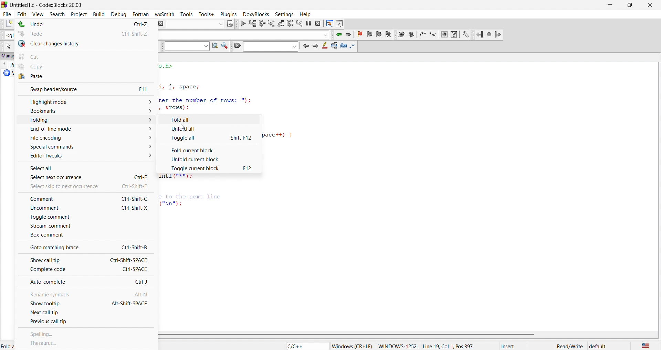 The height and width of the screenshot is (350, 661). What do you see at coordinates (244, 34) in the screenshot?
I see `function select` at bounding box center [244, 34].